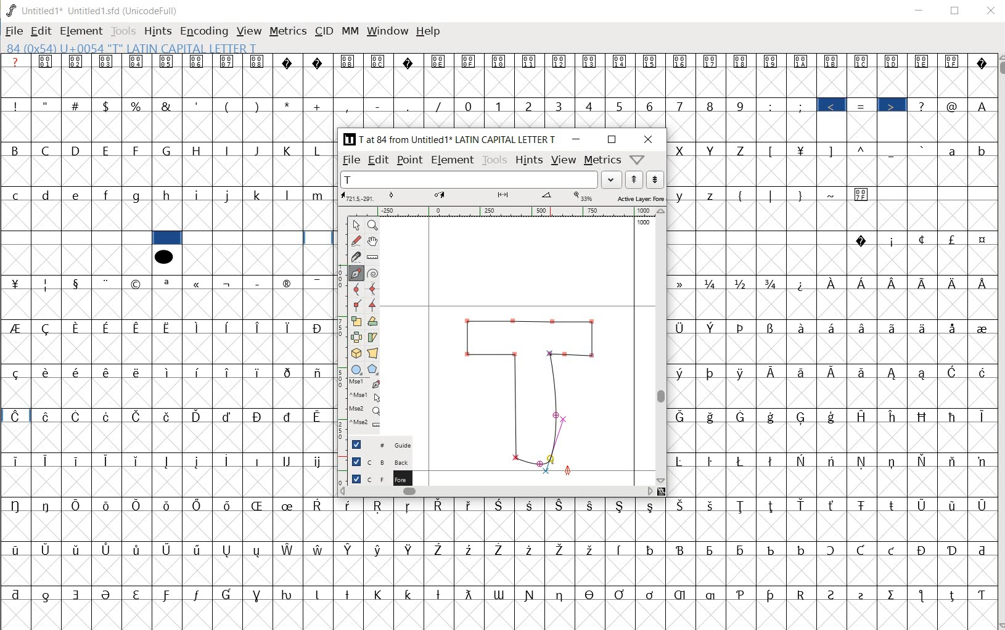  I want to click on Symbol, so click(591, 593).